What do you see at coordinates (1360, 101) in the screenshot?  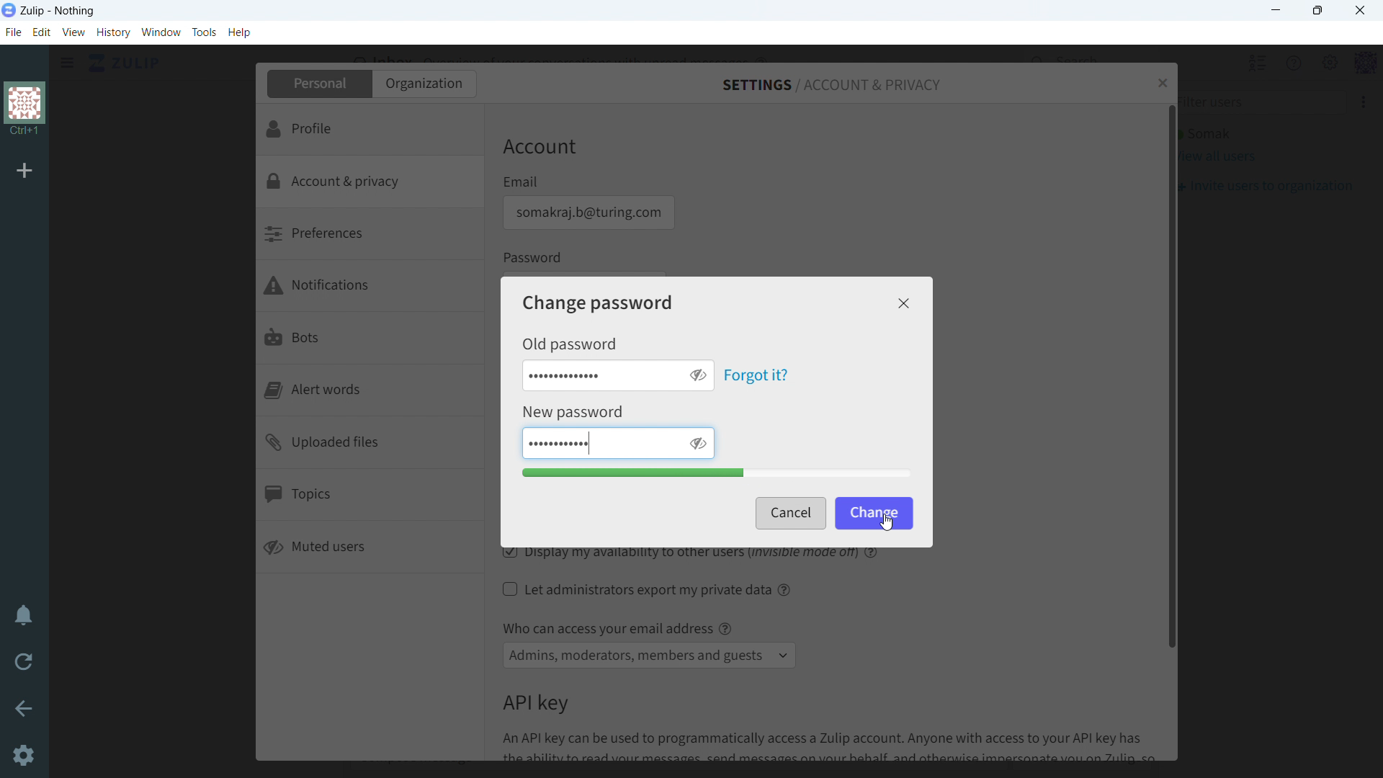 I see `More` at bounding box center [1360, 101].